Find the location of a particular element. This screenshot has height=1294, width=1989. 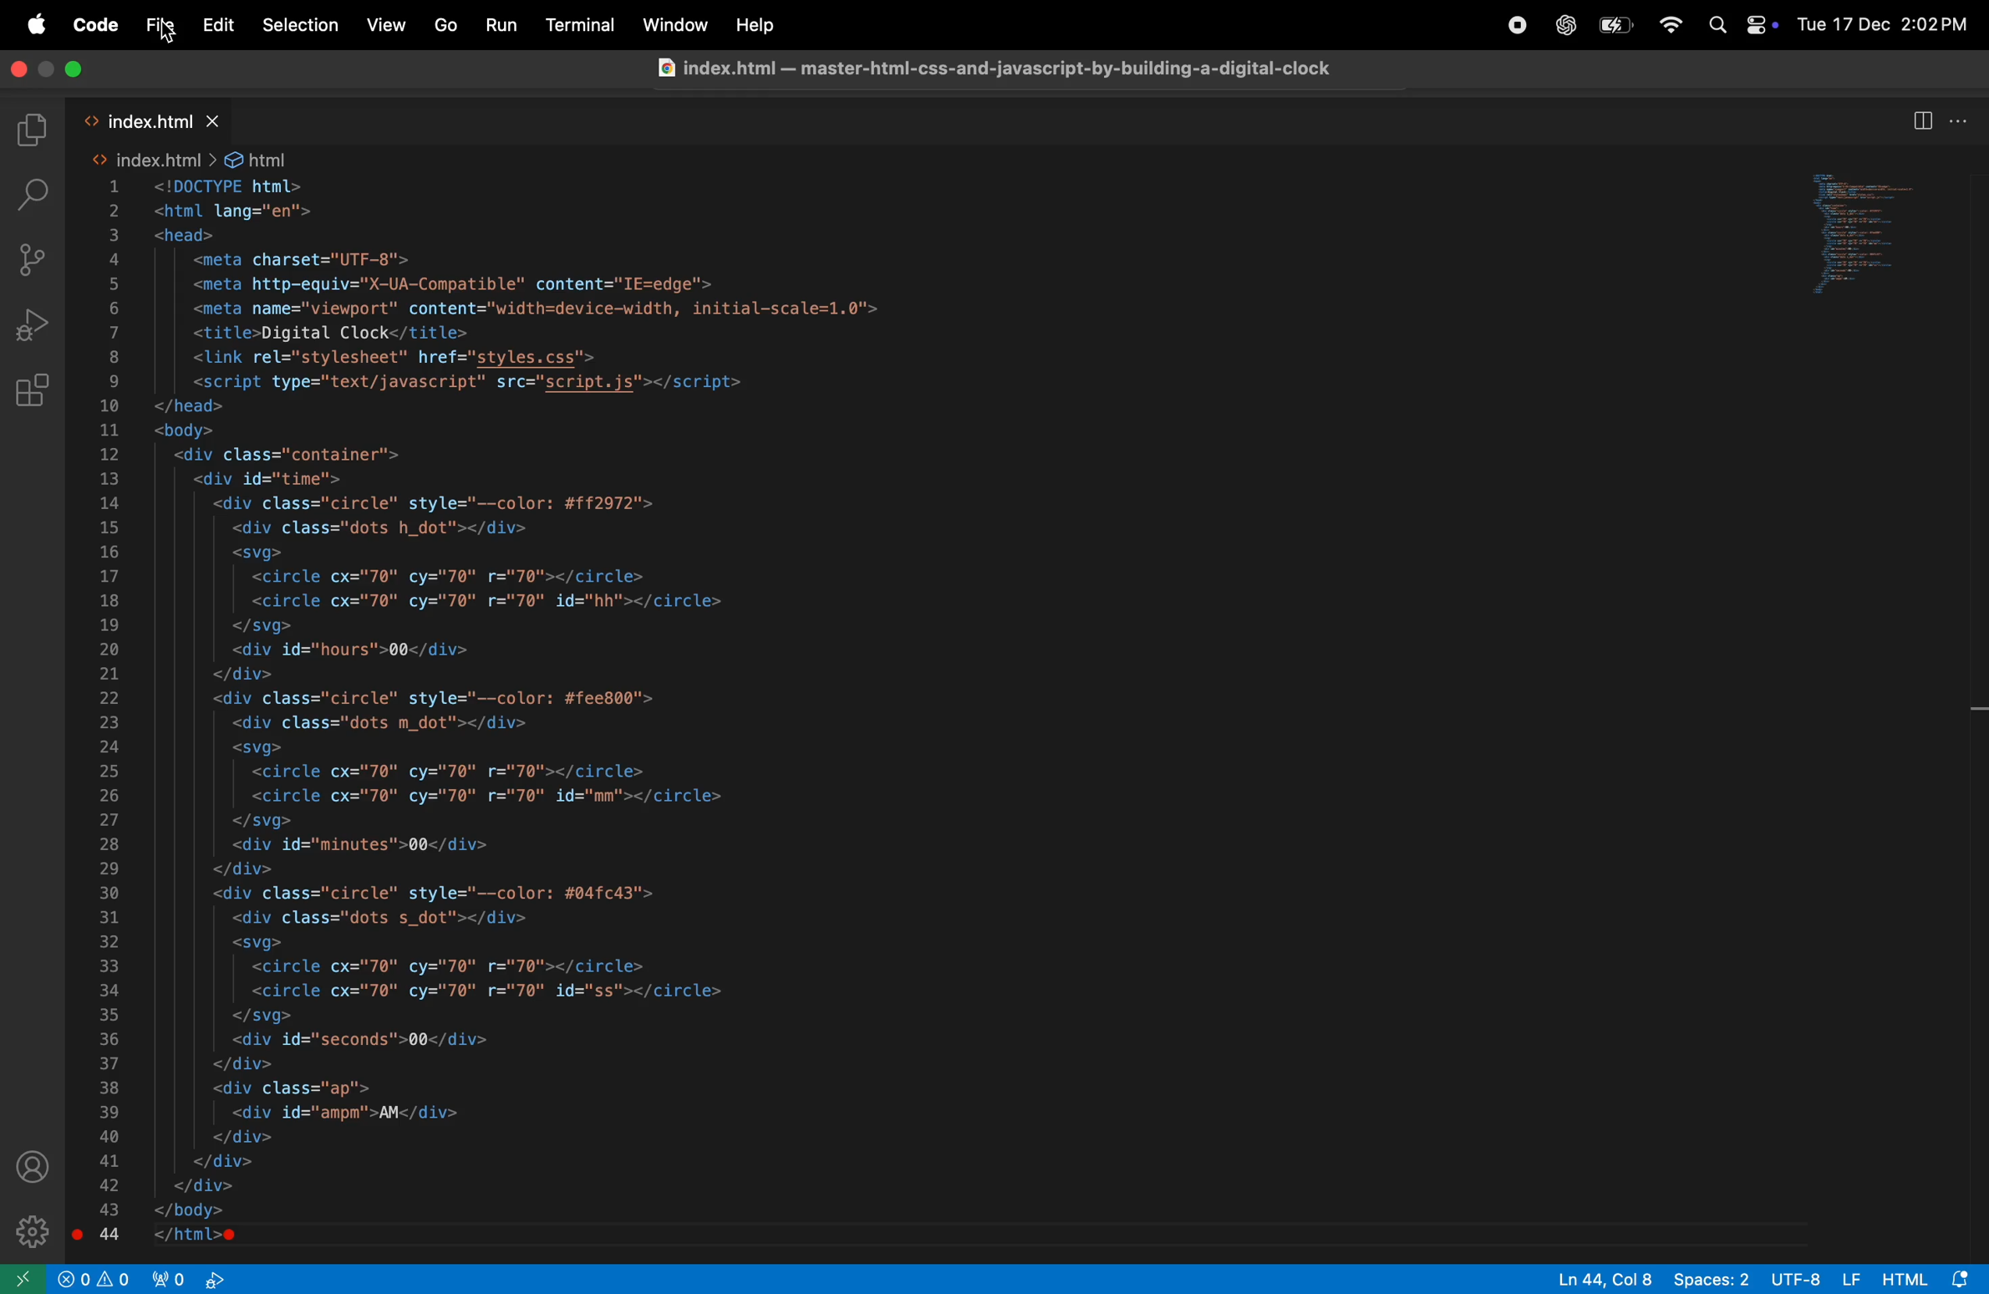

<html lang="en">
<head>
<meta charset="UTF-8">
<meta http-equiv="X-UA-Compatible" content="IE=edge'>
<meta name="viewport" content="width=device-width, initial-scale=1.0">
<title>Digital Clock</title>
<link rel="stylesheet" href="styles.css">
<script type="text/javascript" src="script.js"></script>
</head>
<body>
<div class="container">
<div id="time">
<div class="circle" style="--color: #ff2972">
<div class="dots h_dot"></div>
<svg>
<circle cx="70" cy="70" r="70"></circle>
<circle cx="70" cy="70" r="70" id="hh"></circle>
</svg>
<div id="hours">00</div>
</div>
<div class="circle" style="--color: #fee800">
<div class="dots m_dot"></div>
<svg>
<circle cx="70" cy="70" r="70"></circle>
<circle cx="70" cy="70" r="70" id="mm"></circle>
</svg>
<div id="minutes">00</div>
</div>
<div class="circle" style="--color: #04fc43">
<div class="dots s_dot"></div>
<svg>
<circle cx="70" cy="70" r="70"></circle>
<circle cx="70" cy="70" r="70" id="ss"></circle>
</svg>
<div id="seconds">00</div>
</div>
<div class="ap">
<div id="ampm">AM</div>
</div>
</div>
</div>
</body>
</html>e is located at coordinates (518, 712).